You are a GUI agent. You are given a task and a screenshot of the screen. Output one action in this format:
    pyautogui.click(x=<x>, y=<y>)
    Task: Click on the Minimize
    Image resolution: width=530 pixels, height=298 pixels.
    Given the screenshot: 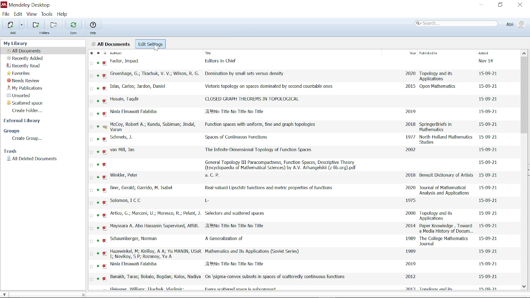 What is the action you would take?
    pyautogui.click(x=482, y=5)
    